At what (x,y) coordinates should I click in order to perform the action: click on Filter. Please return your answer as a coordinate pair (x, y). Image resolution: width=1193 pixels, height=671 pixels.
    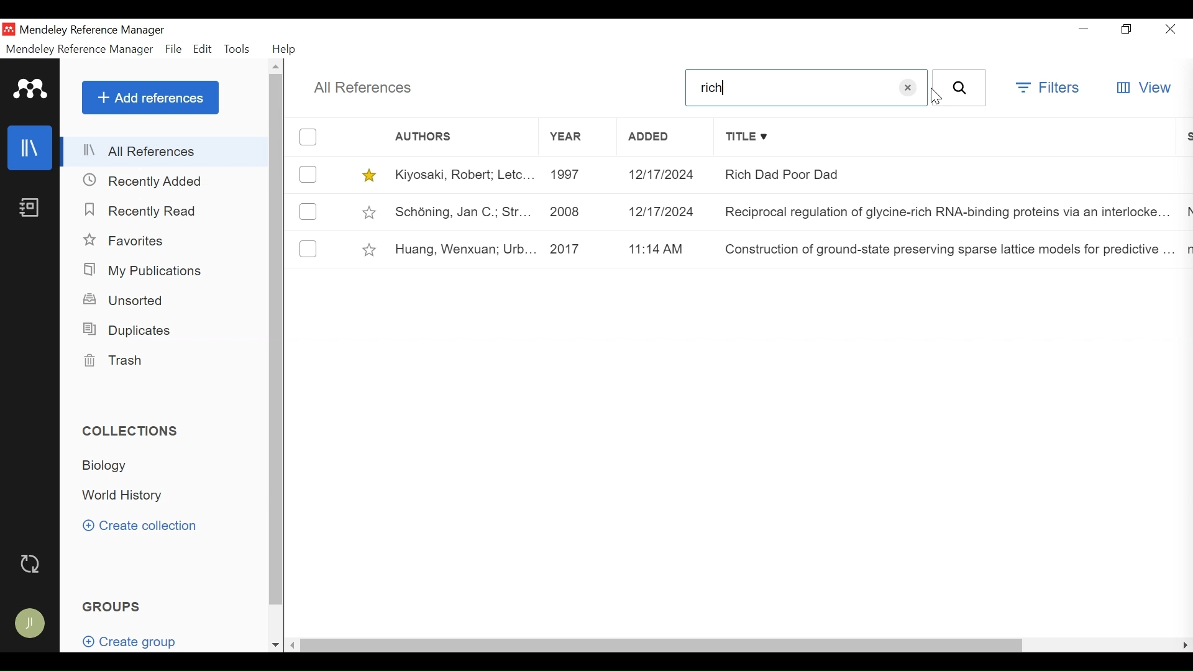
    Looking at the image, I should click on (1046, 87).